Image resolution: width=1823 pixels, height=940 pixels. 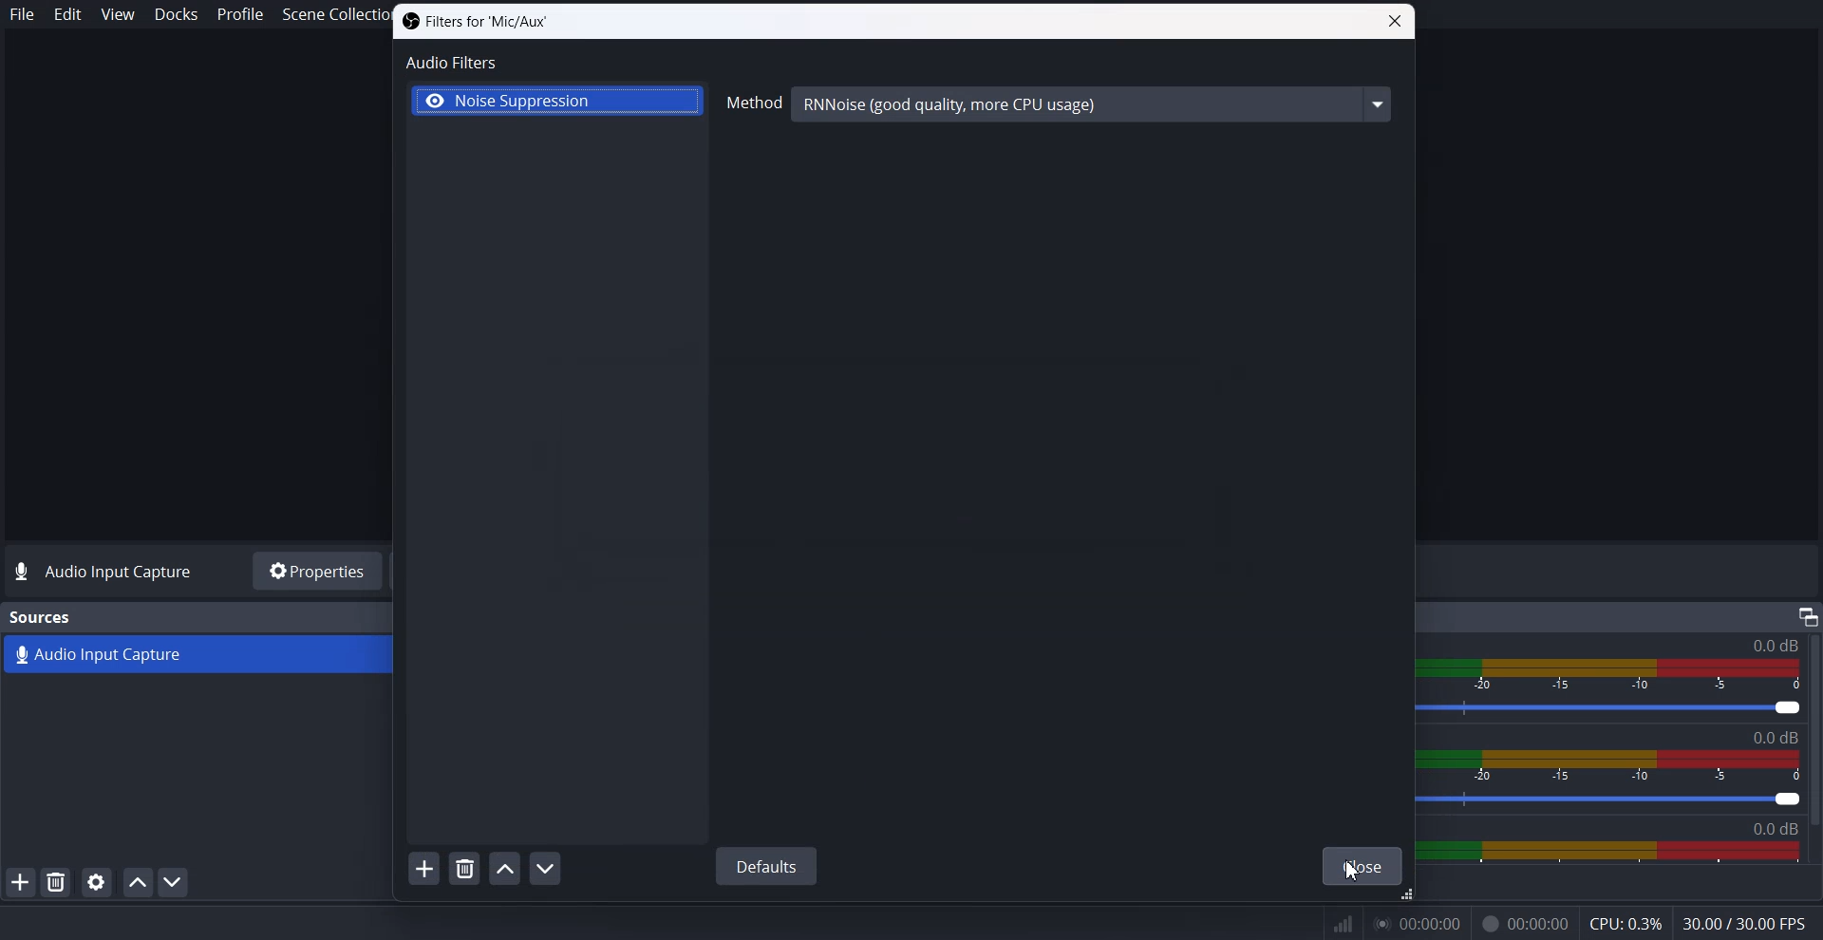 What do you see at coordinates (545, 868) in the screenshot?
I see `Move filter down` at bounding box center [545, 868].